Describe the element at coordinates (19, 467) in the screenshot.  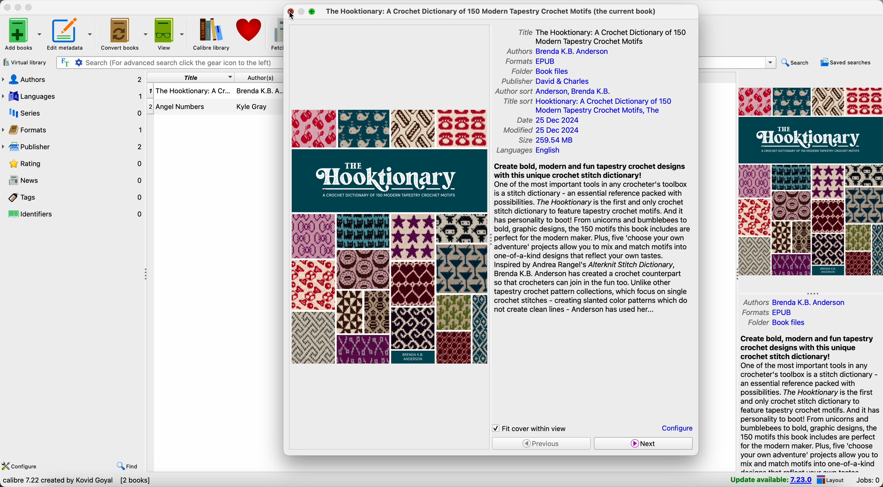
I see `configure` at that location.